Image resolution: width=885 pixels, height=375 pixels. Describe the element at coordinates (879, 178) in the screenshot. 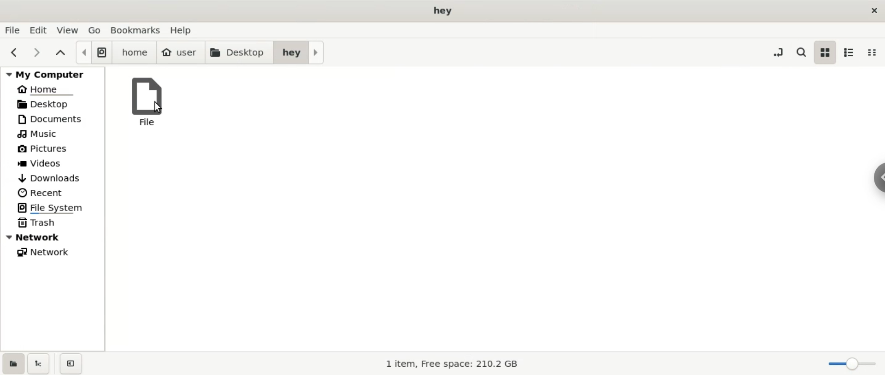

I see `sidebar` at that location.